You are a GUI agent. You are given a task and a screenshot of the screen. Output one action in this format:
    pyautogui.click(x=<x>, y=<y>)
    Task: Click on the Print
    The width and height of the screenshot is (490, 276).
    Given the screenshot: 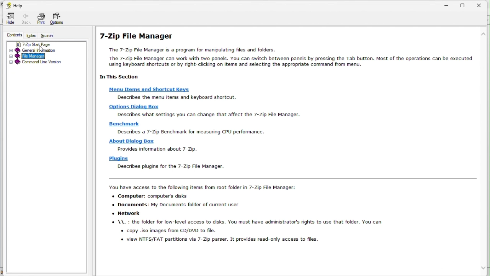 What is the action you would take?
    pyautogui.click(x=39, y=18)
    